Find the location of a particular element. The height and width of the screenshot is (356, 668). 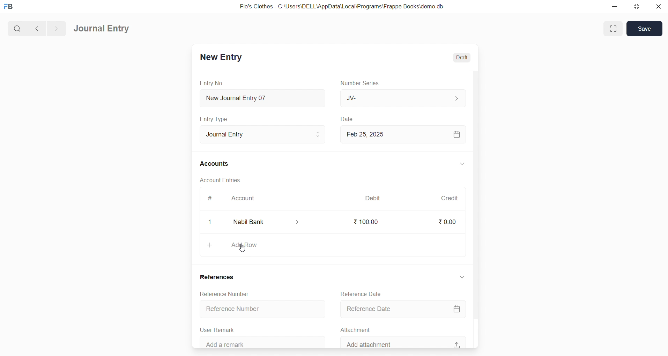

Attachment is located at coordinates (356, 329).